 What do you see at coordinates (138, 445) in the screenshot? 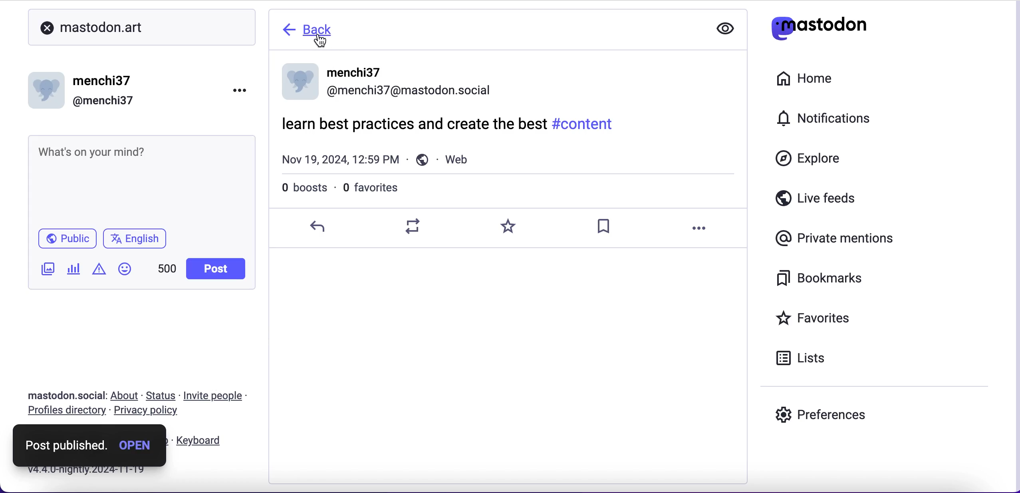
I see `open` at bounding box center [138, 445].